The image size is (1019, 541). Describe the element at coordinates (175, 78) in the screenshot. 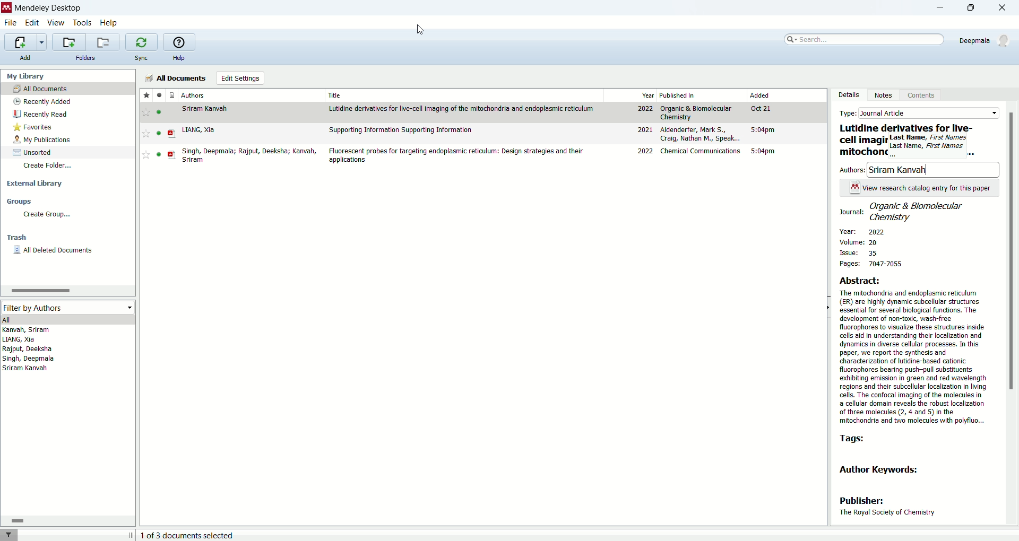

I see `all documnets` at that location.